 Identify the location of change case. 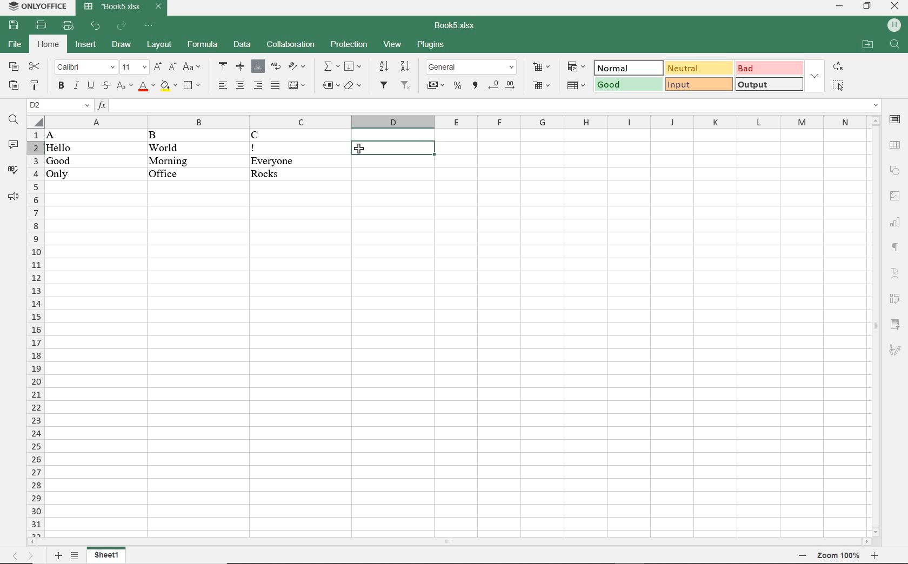
(191, 68).